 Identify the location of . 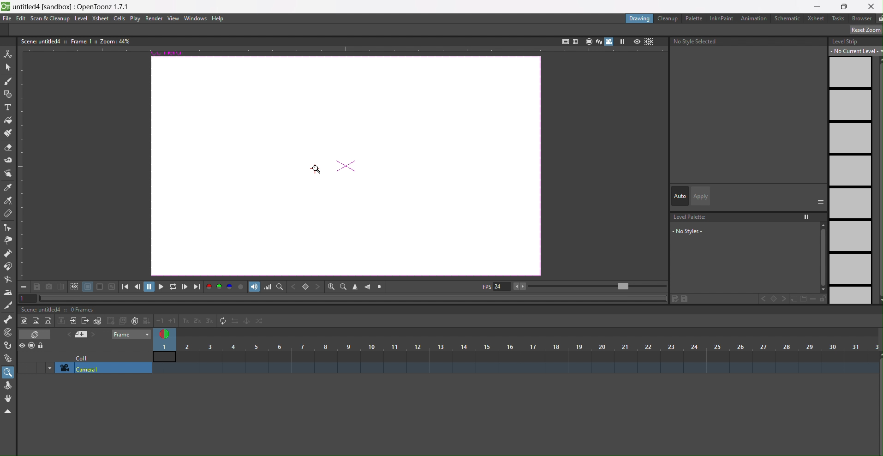
(241, 286).